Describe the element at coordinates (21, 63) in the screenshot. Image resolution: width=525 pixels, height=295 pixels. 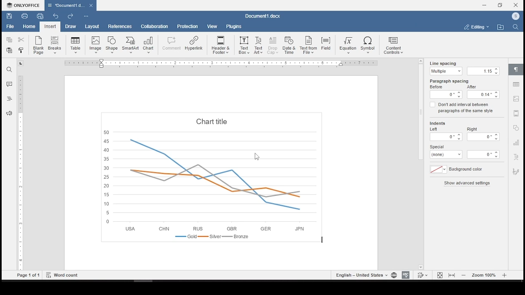
I see `tab stop` at that location.